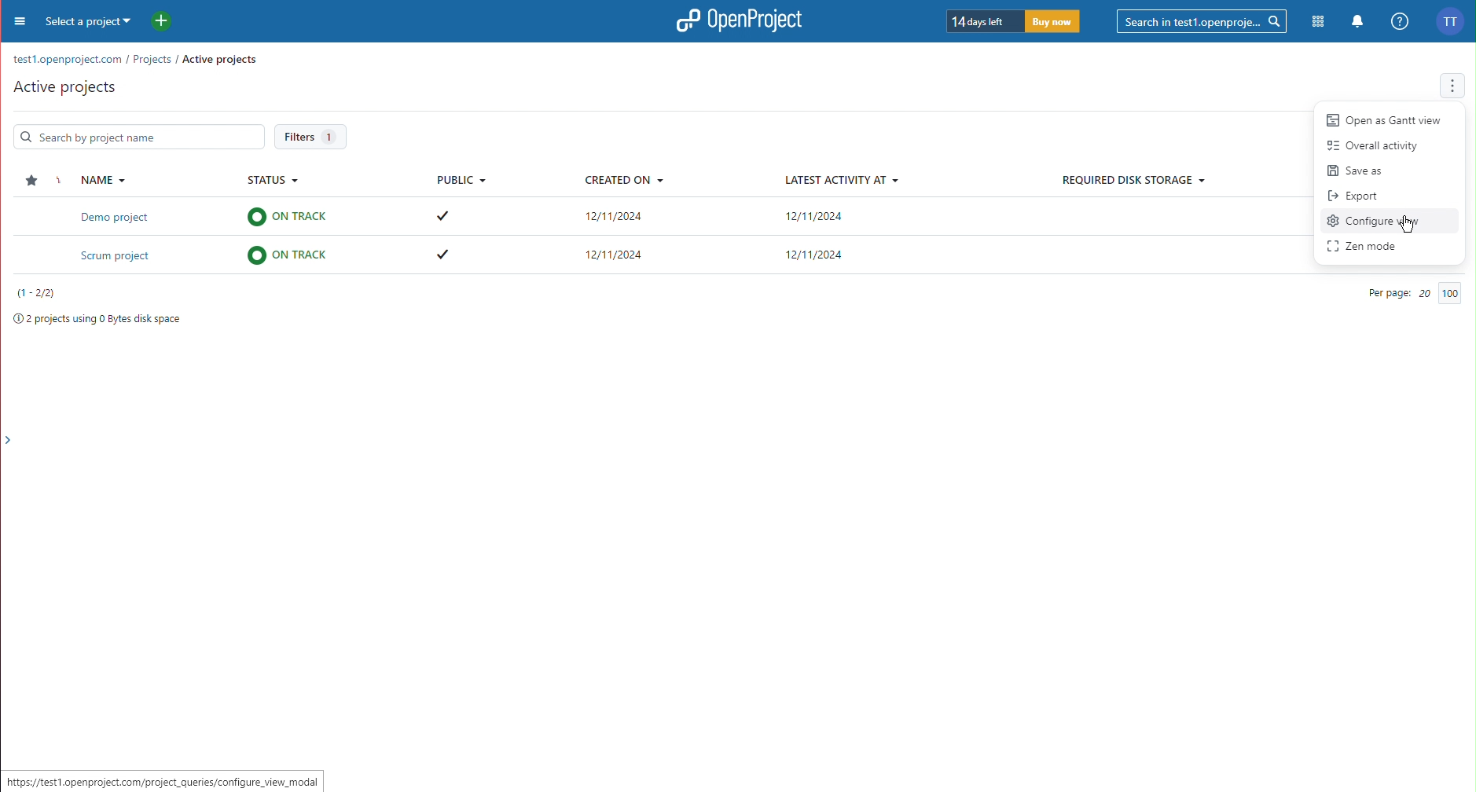 The width and height of the screenshot is (1476, 792). I want to click on Export, so click(1355, 195).